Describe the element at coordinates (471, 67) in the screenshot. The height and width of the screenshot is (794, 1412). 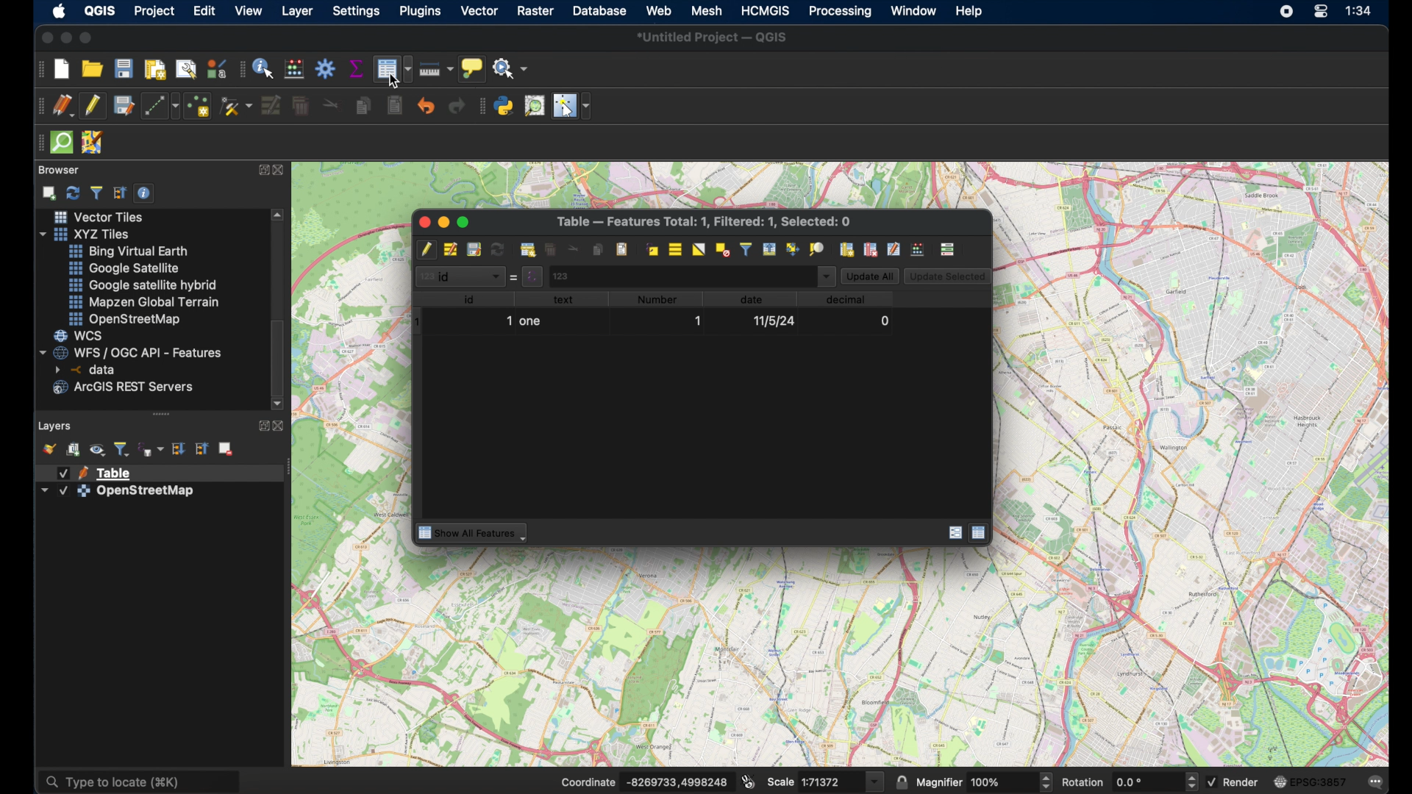
I see `show map tips` at that location.